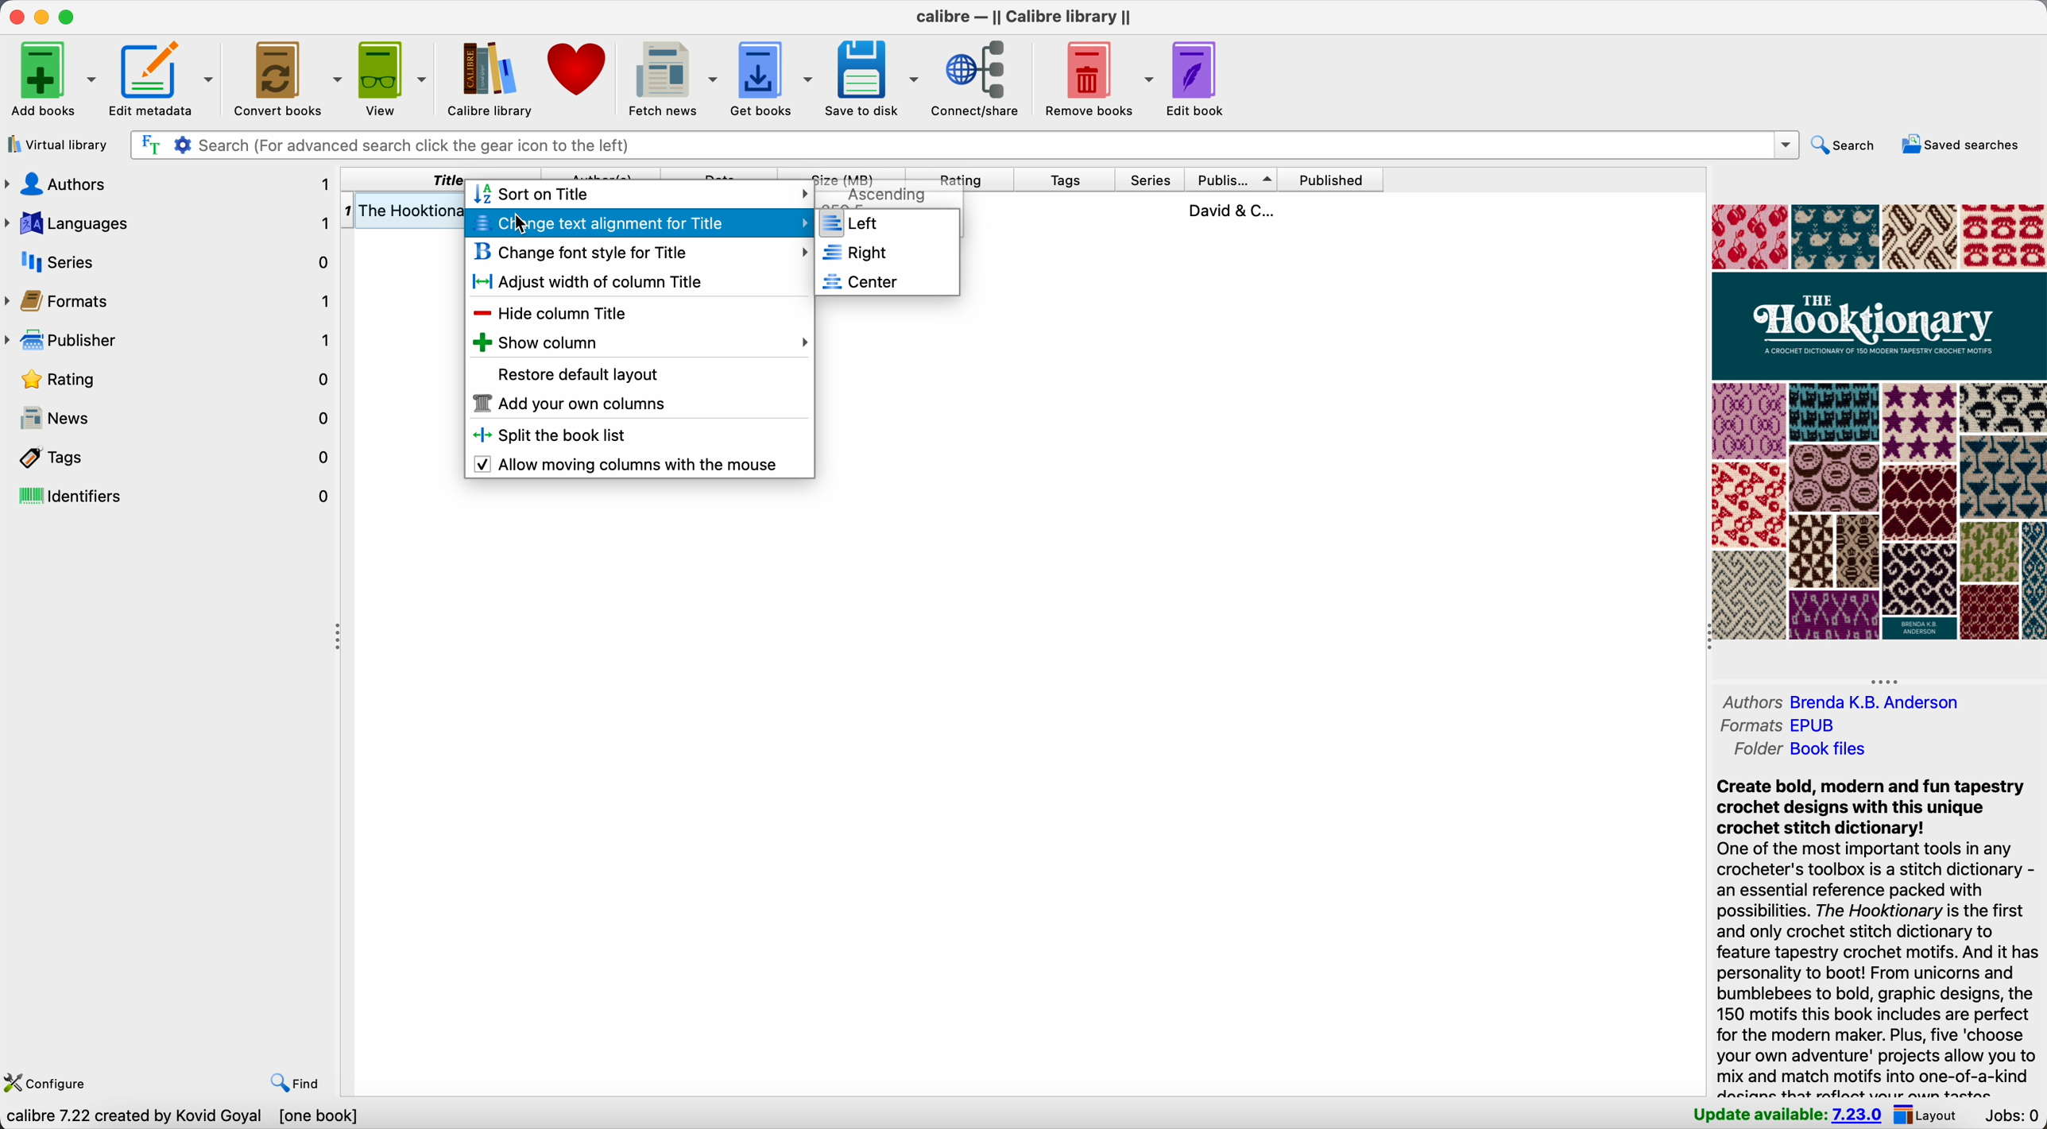 The height and width of the screenshot is (1129, 2047). I want to click on add books, so click(51, 78).